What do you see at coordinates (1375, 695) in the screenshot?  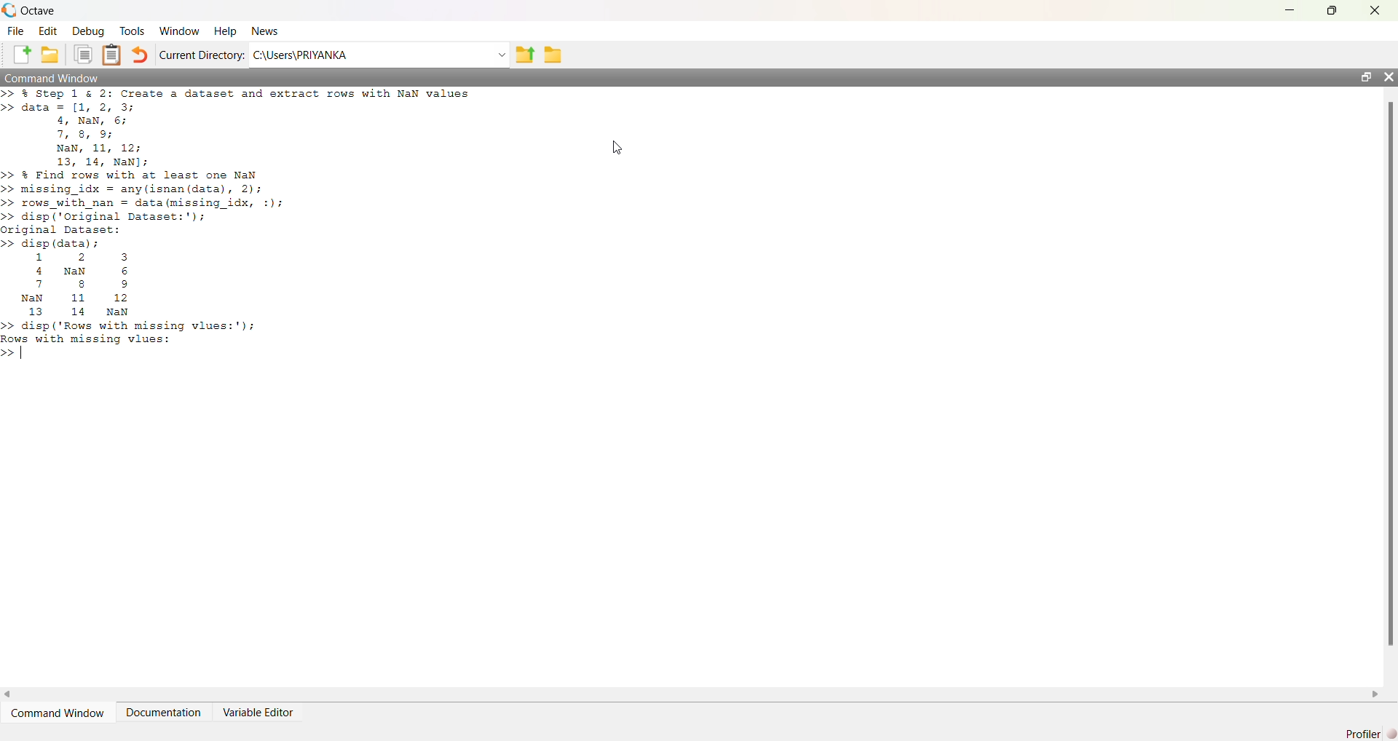 I see `scroll right` at bounding box center [1375, 695].